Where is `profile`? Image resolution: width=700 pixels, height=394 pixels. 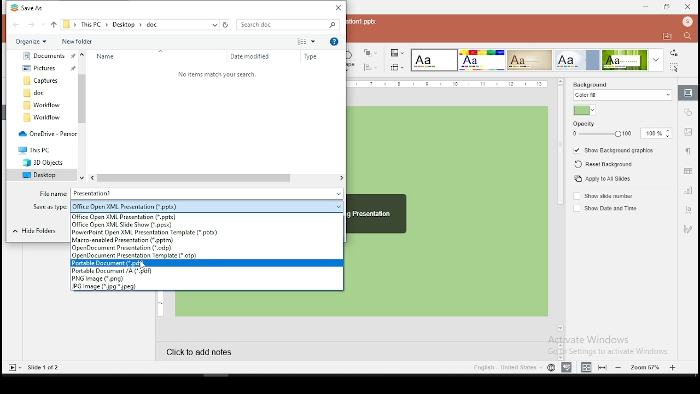
profile is located at coordinates (688, 22).